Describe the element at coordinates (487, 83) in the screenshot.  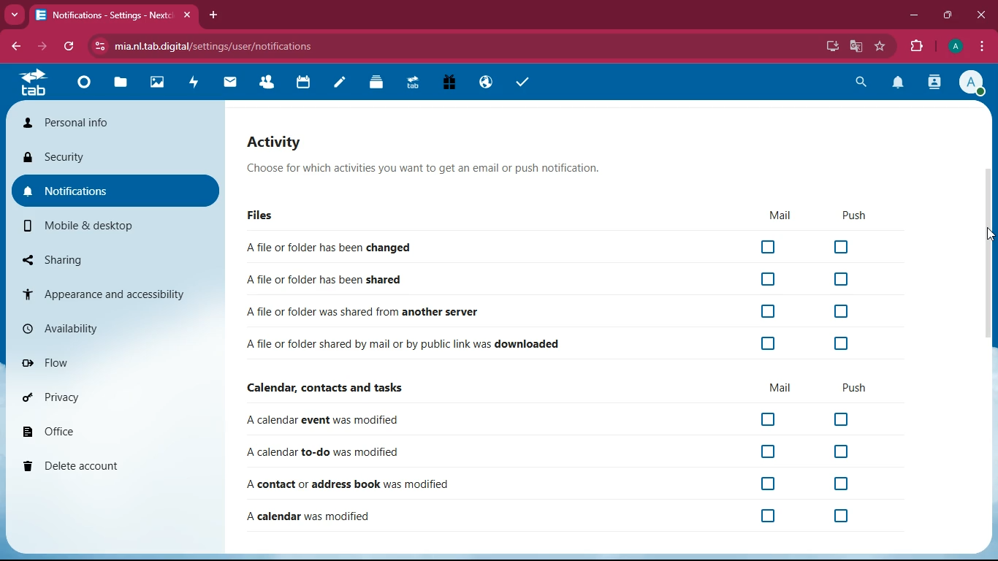
I see `Email Hosting` at that location.